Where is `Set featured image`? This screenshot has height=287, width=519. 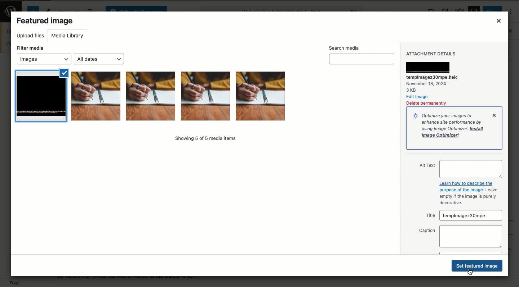 Set featured image is located at coordinates (477, 265).